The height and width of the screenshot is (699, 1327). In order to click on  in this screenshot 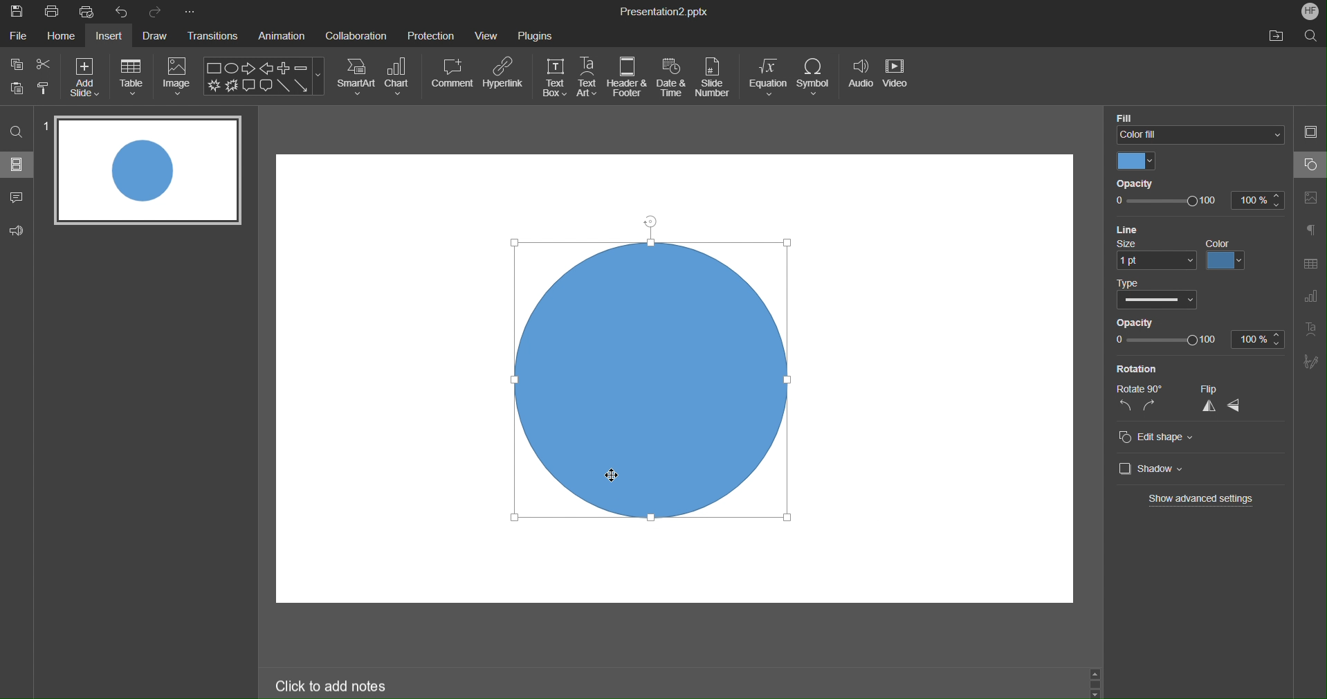, I will do `click(17, 87)`.